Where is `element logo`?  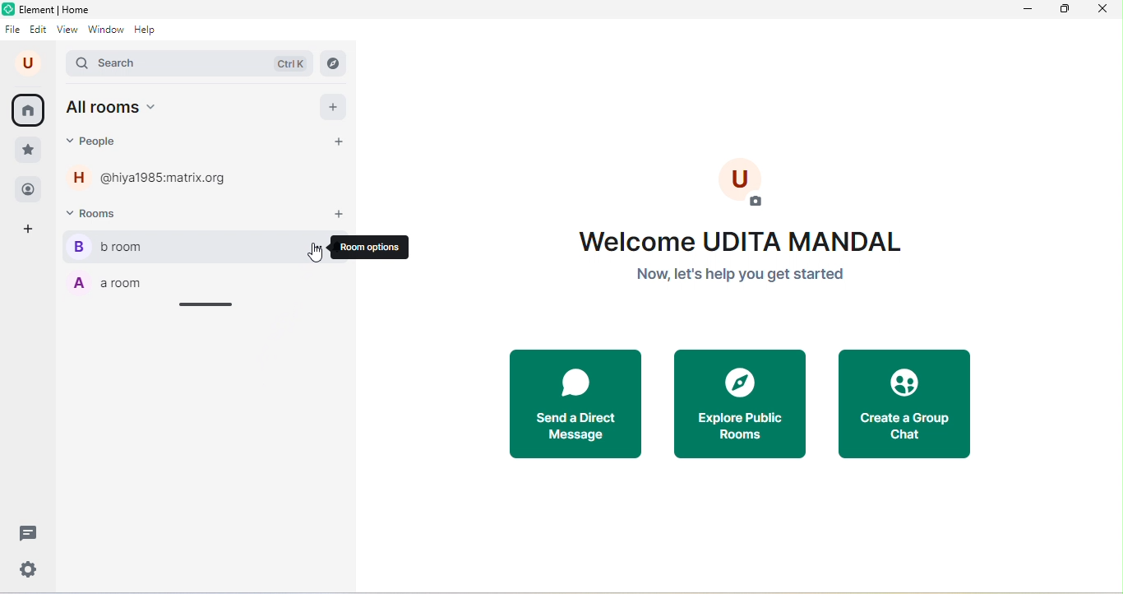 element logo is located at coordinates (8, 10).